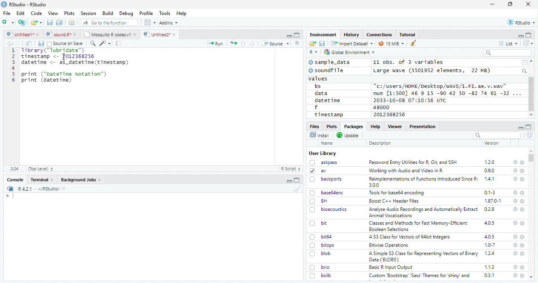 This screenshot has width=538, height=283. Describe the element at coordinates (65, 77) in the screenshot. I see `print ("pateTime Notation")
print (datetime)` at that location.